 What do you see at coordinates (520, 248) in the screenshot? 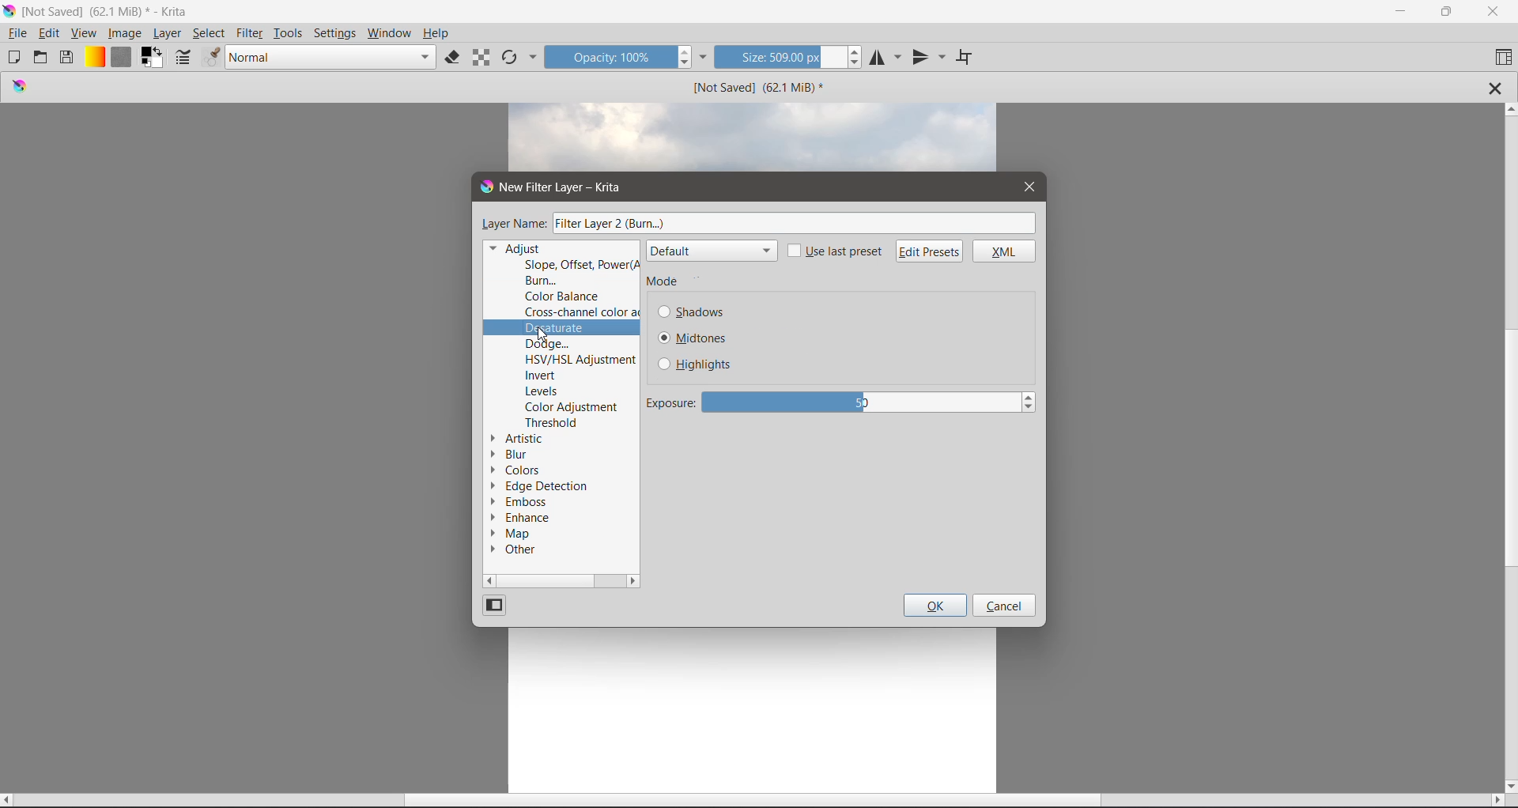
I see `Adjust` at bounding box center [520, 248].